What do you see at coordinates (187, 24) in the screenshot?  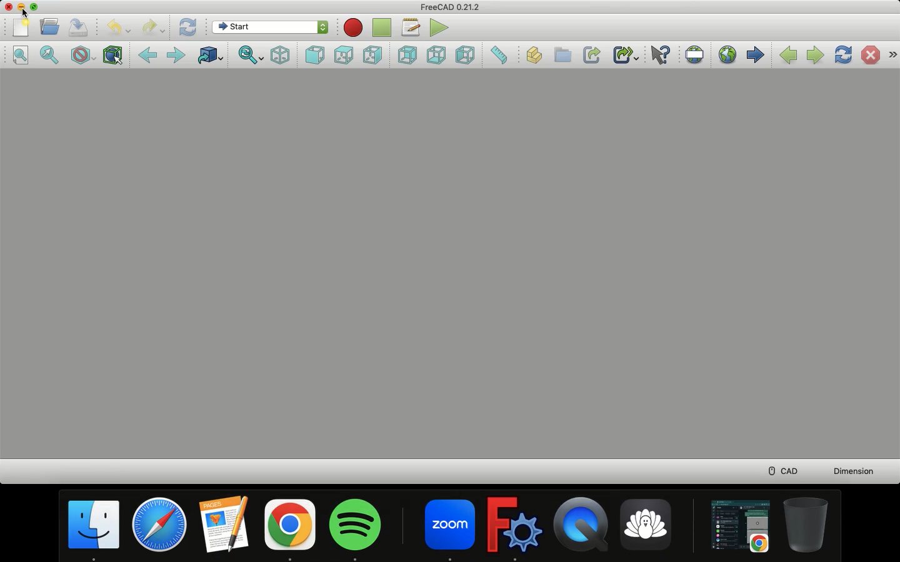 I see `refresh` at bounding box center [187, 24].